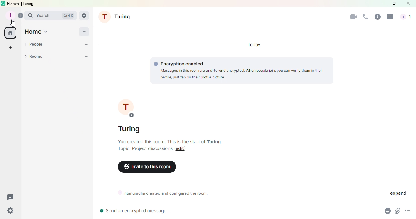 Image resolution: width=416 pixels, height=219 pixels. What do you see at coordinates (380, 3) in the screenshot?
I see `Minimize` at bounding box center [380, 3].